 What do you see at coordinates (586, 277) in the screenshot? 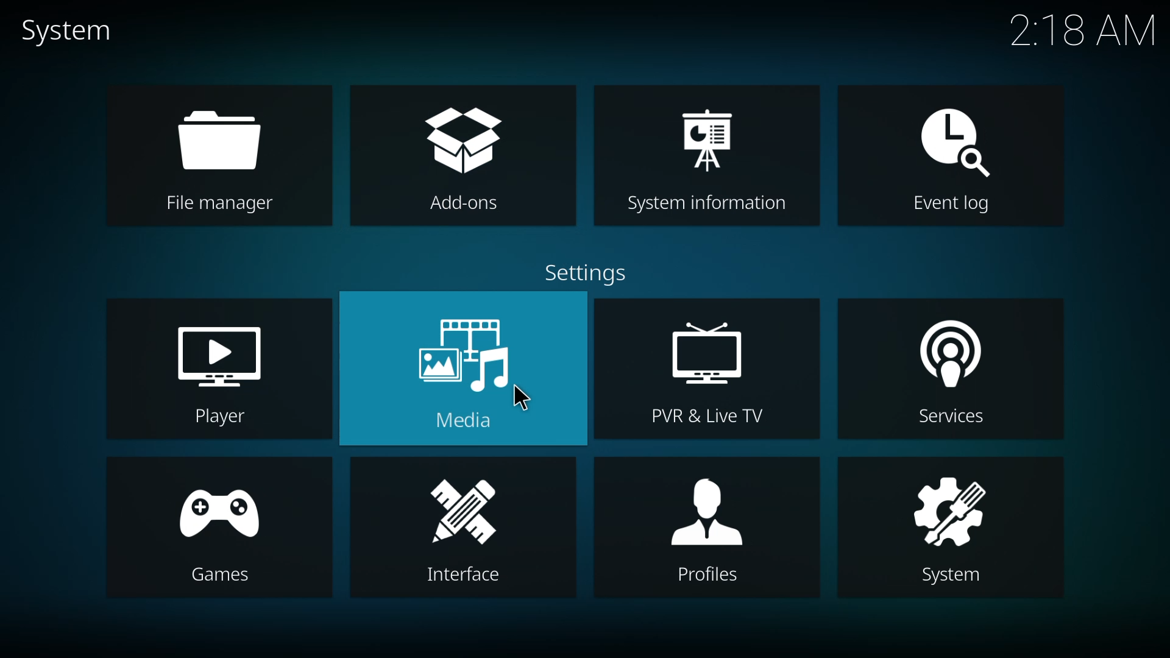
I see `settings` at bounding box center [586, 277].